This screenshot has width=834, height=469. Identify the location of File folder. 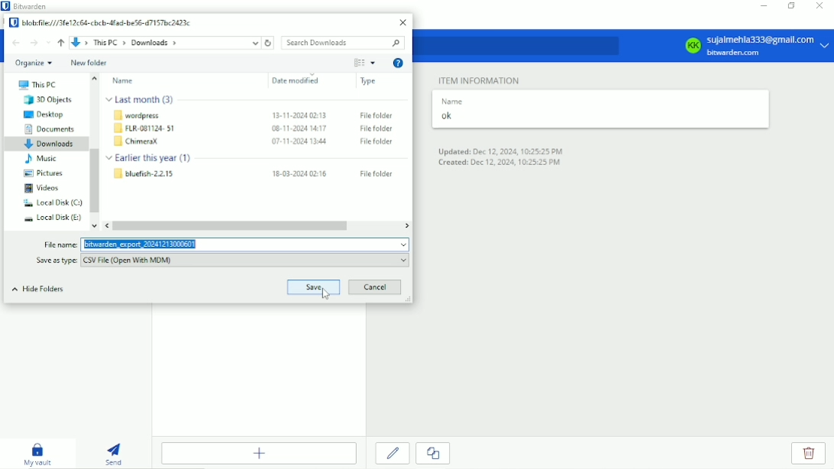
(376, 128).